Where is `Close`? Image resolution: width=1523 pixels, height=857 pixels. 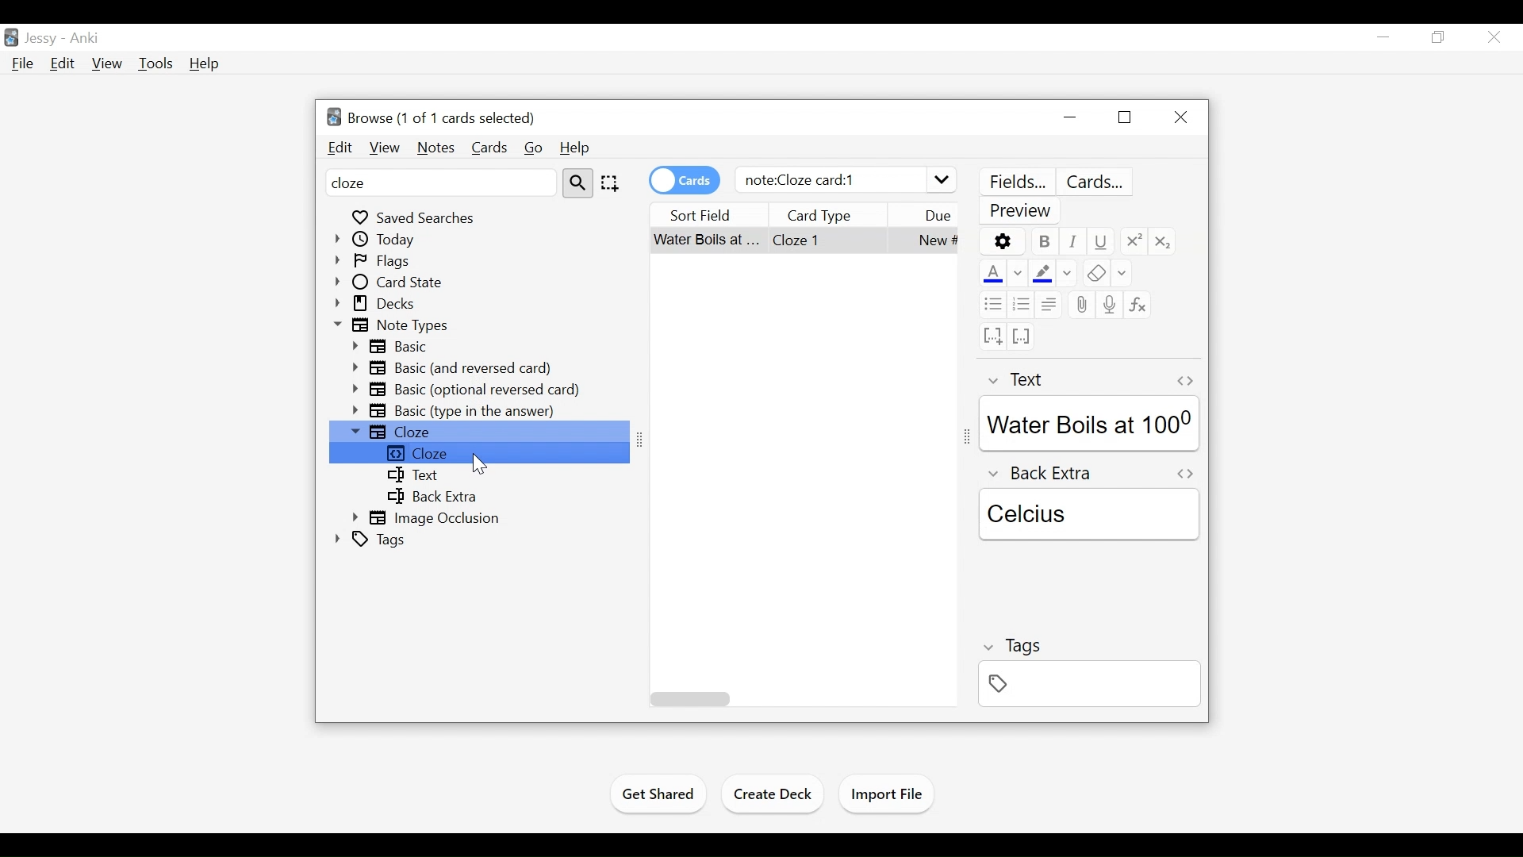 Close is located at coordinates (1496, 37).